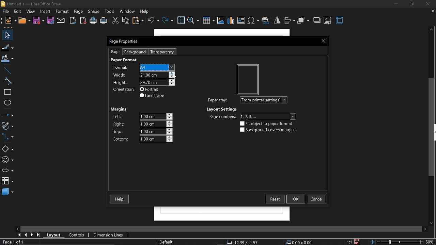  What do you see at coordinates (157, 82) in the screenshot?
I see `29.70 cm` at bounding box center [157, 82].